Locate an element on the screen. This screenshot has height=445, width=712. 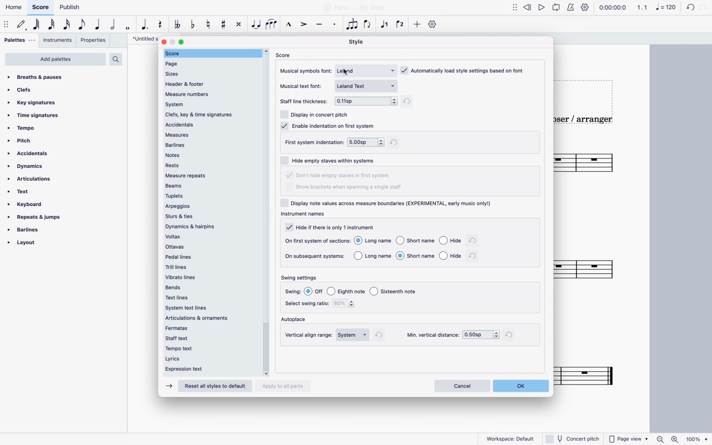
scroll is located at coordinates (268, 212).